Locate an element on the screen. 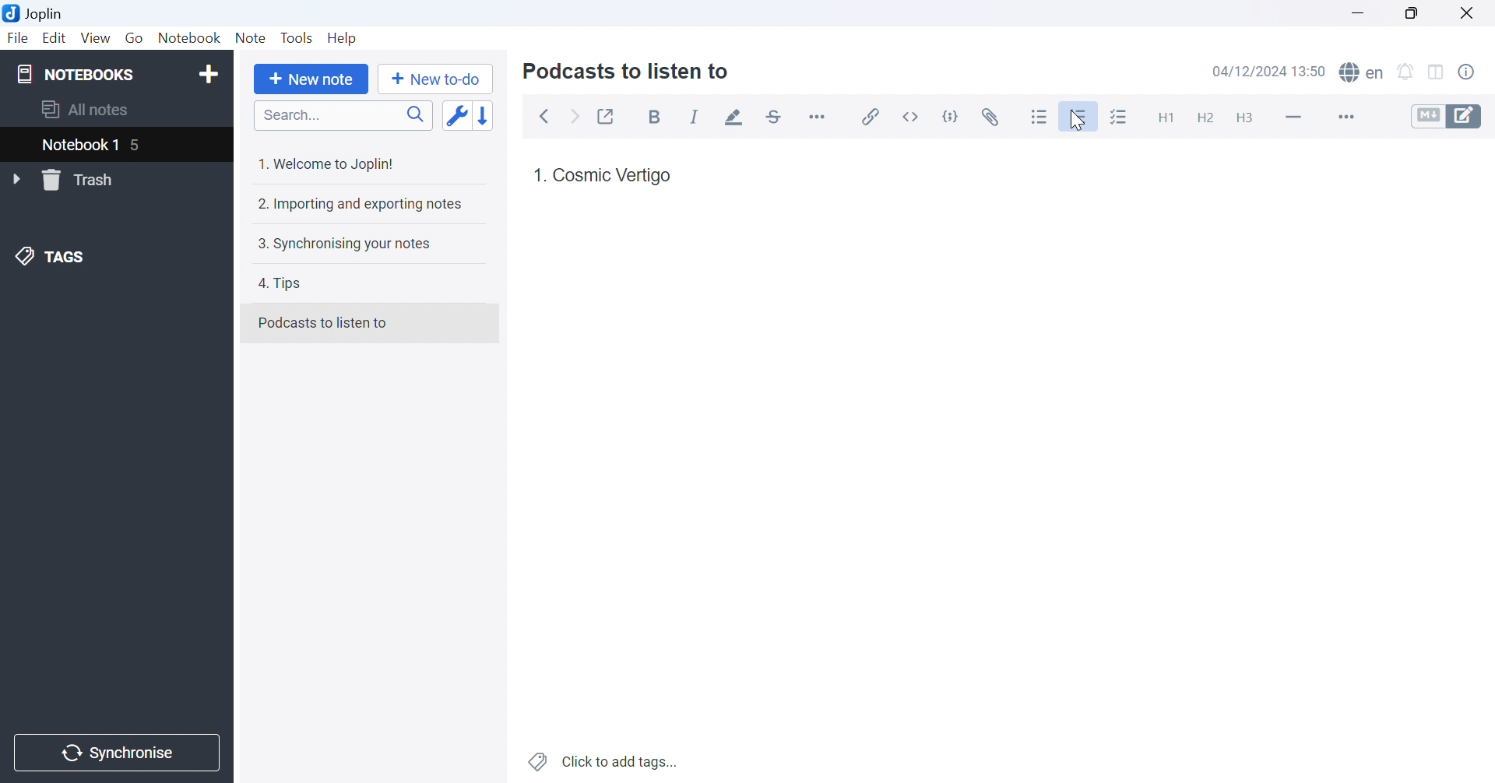 The height and width of the screenshot is (783, 1495). Minimize is located at coordinates (1356, 12).